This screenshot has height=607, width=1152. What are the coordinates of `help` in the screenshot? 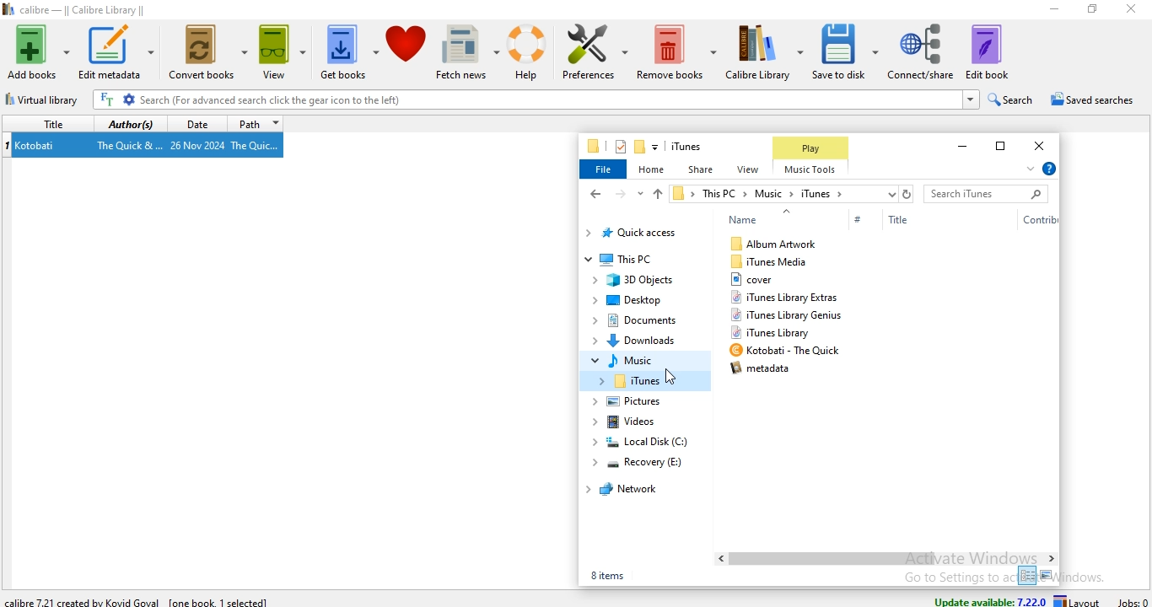 It's located at (526, 51).